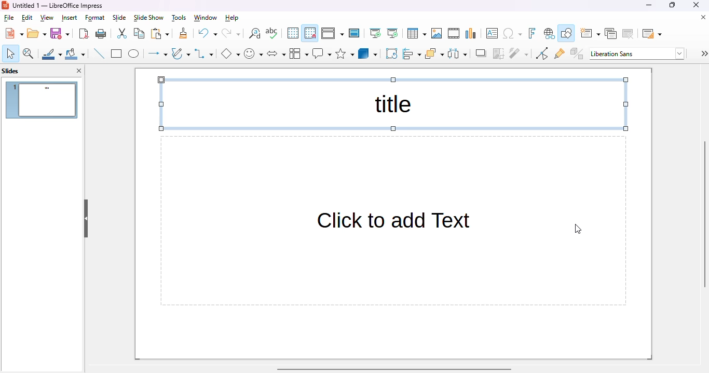 The height and width of the screenshot is (373, 709). I want to click on horizontal scroll bar, so click(394, 369).